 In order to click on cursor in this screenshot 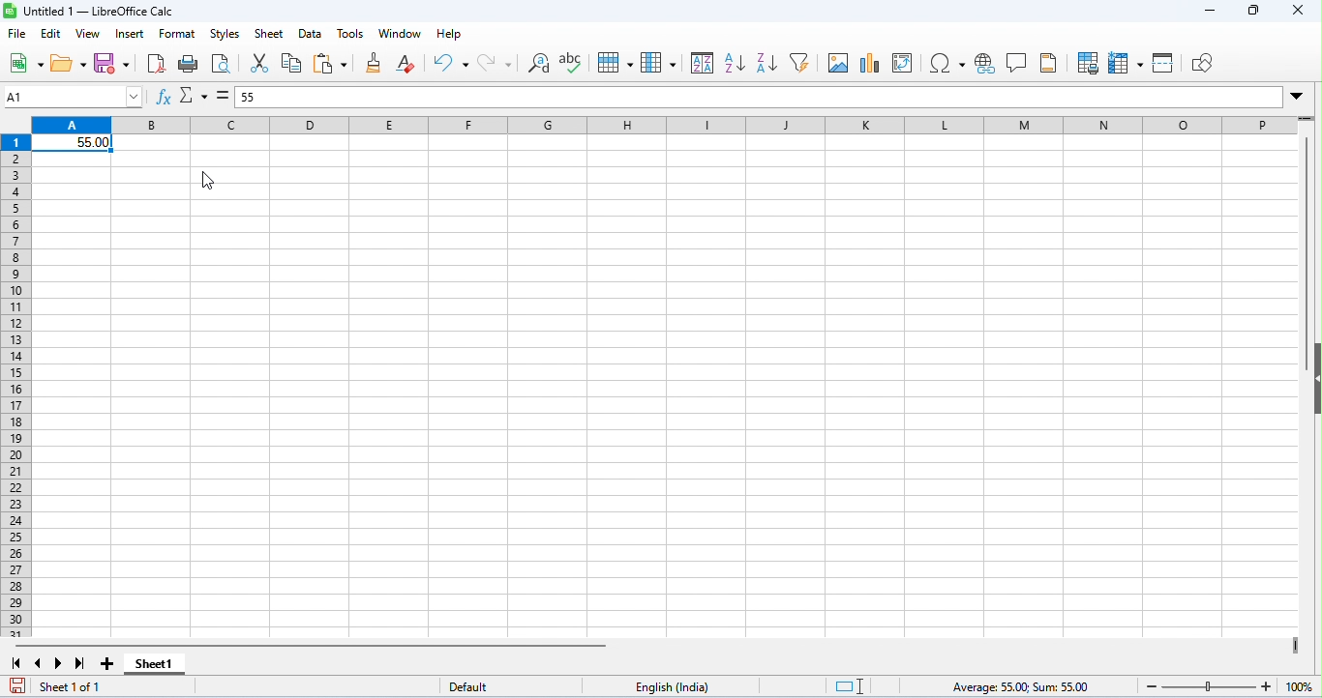, I will do `click(209, 183)`.